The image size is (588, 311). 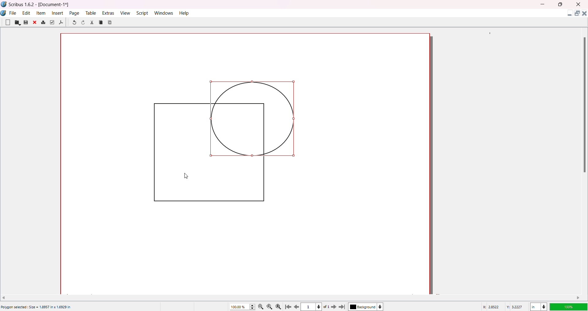 I want to click on Logo, so click(x=4, y=13).